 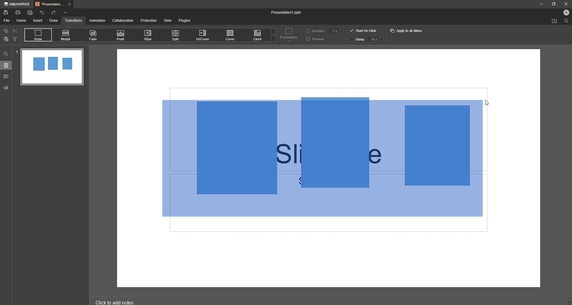 What do you see at coordinates (541, 5) in the screenshot?
I see `Minimize` at bounding box center [541, 5].